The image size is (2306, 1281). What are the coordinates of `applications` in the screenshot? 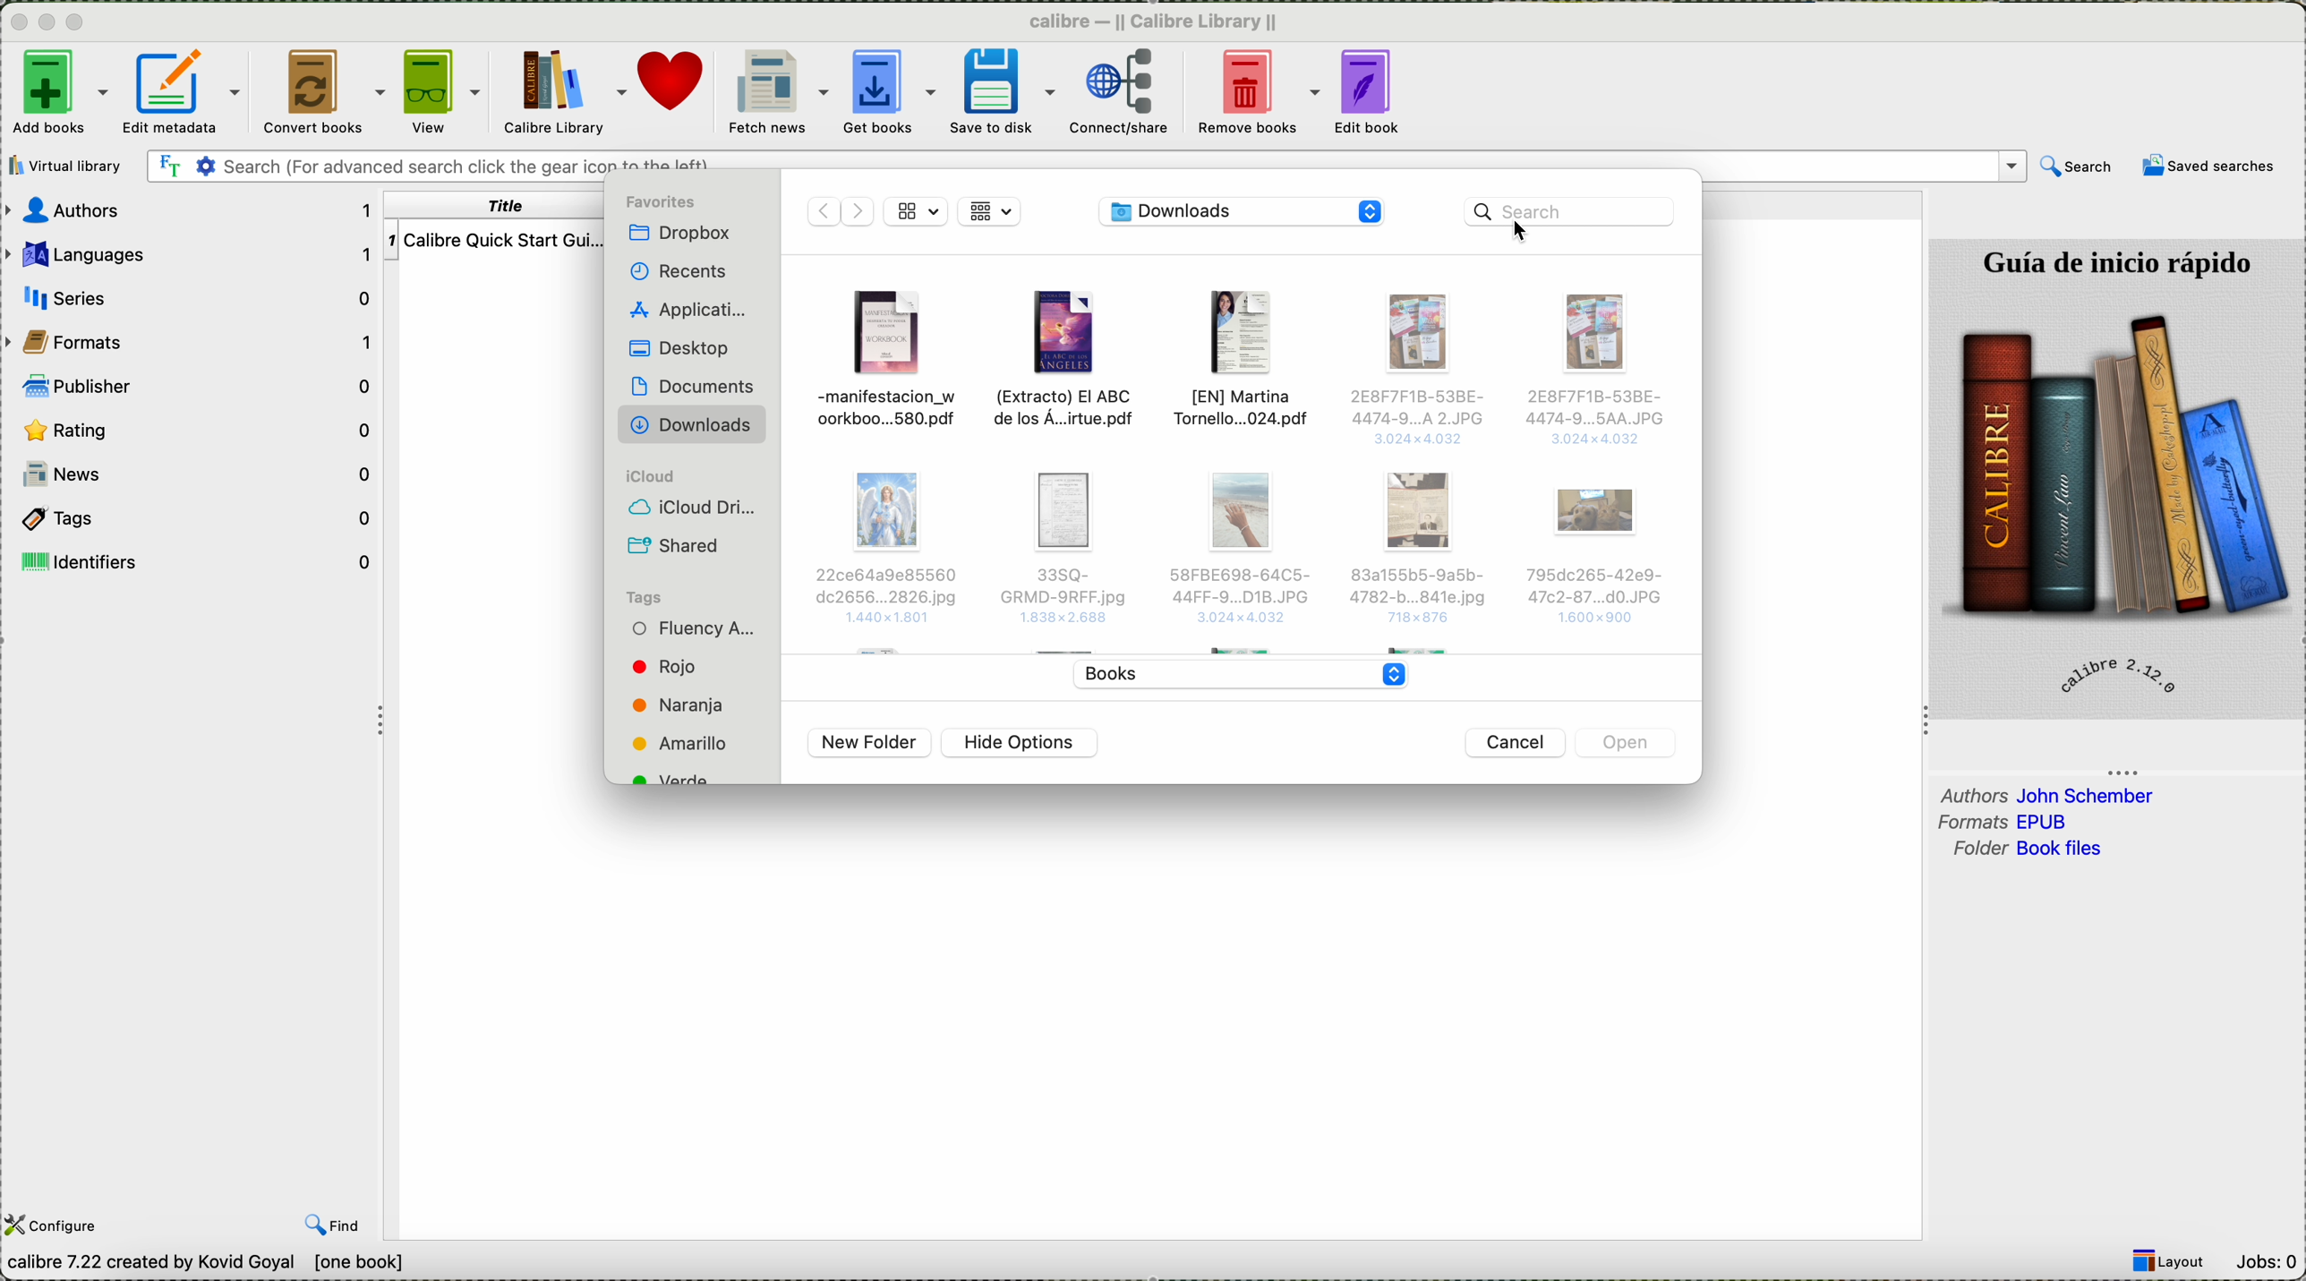 It's located at (692, 312).